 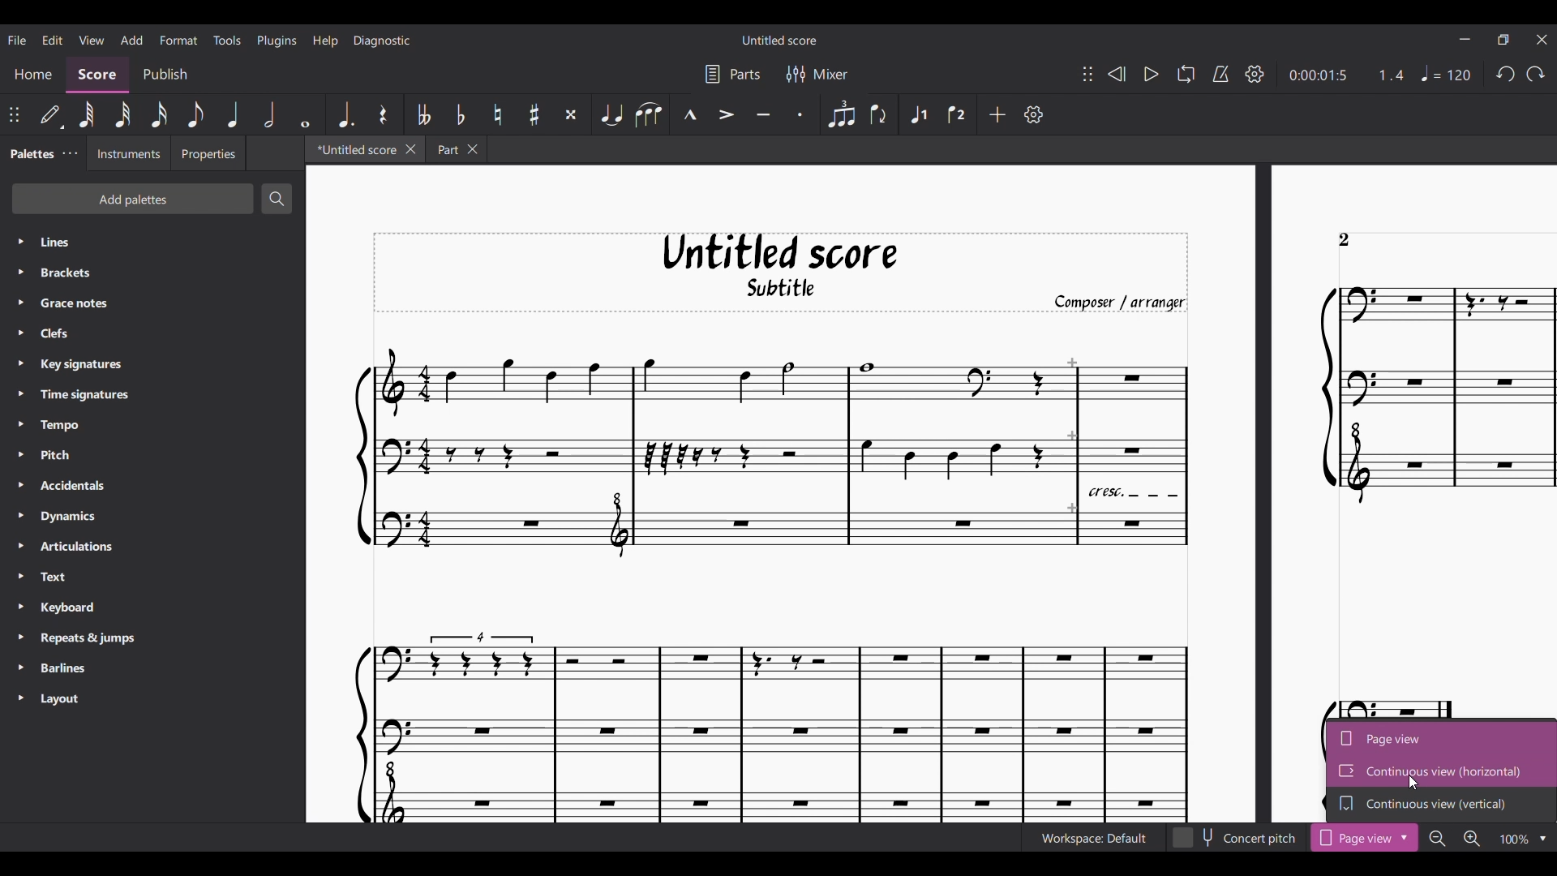 What do you see at coordinates (1514, 840) in the screenshot?
I see `Zoom factor` at bounding box center [1514, 840].